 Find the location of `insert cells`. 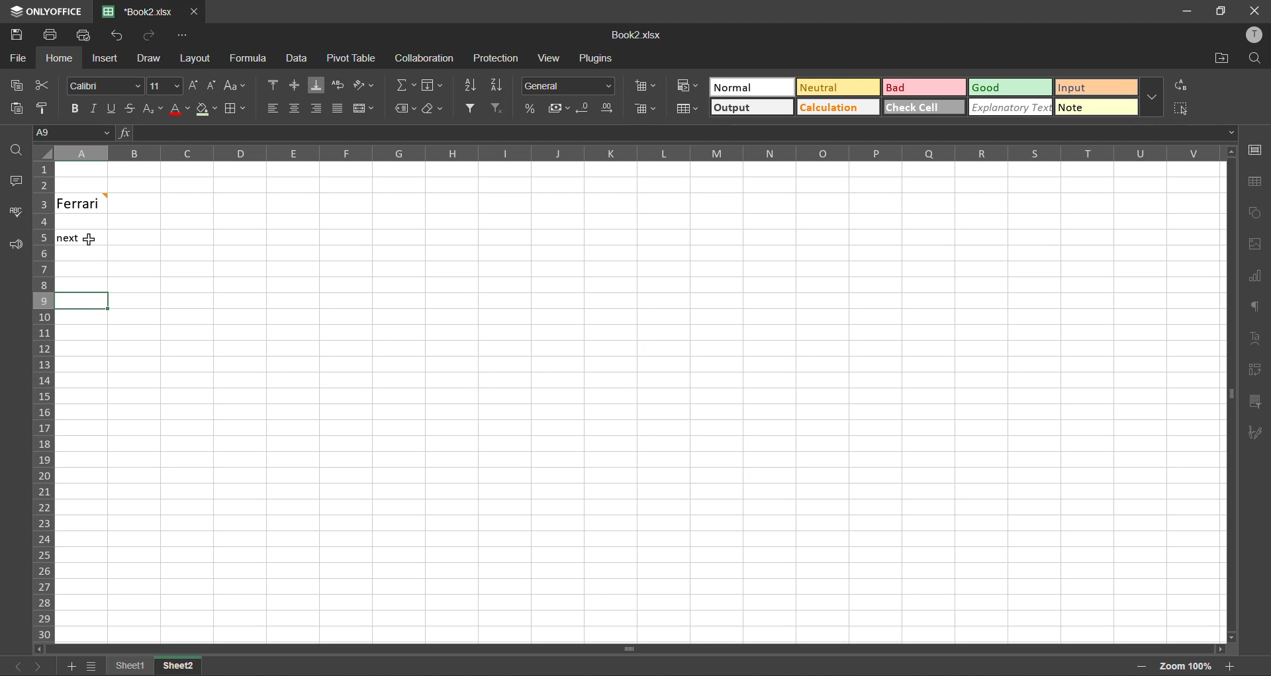

insert cells is located at coordinates (645, 86).